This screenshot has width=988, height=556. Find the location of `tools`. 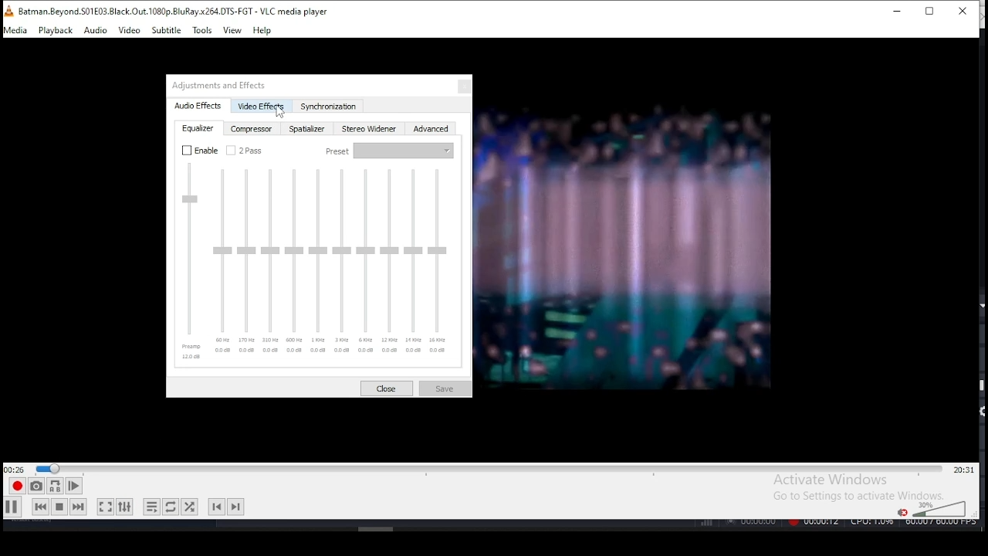

tools is located at coordinates (202, 30).